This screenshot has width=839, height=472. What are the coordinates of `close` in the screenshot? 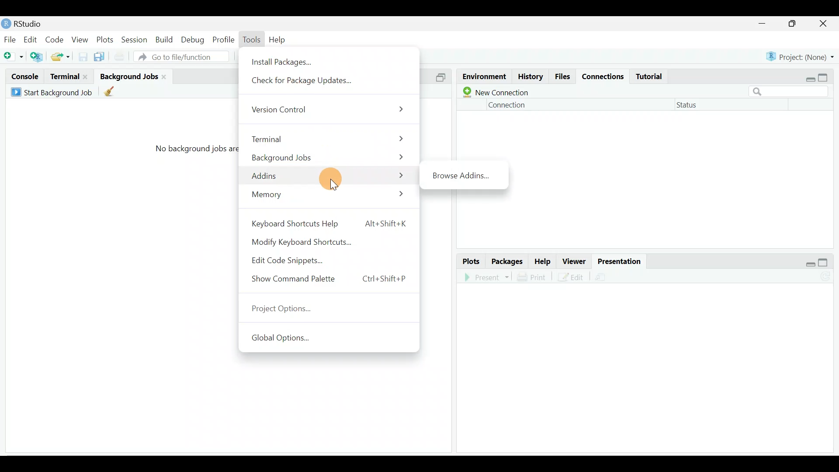 It's located at (823, 24).